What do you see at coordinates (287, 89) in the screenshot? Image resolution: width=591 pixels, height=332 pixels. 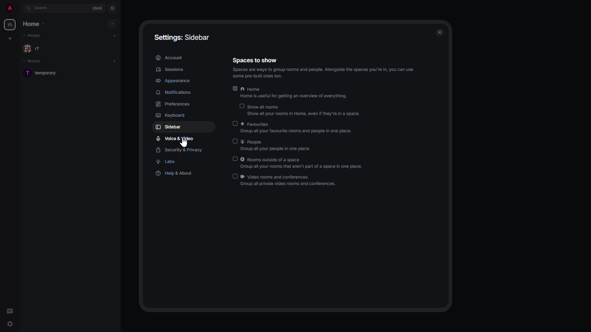 I see `home` at bounding box center [287, 89].